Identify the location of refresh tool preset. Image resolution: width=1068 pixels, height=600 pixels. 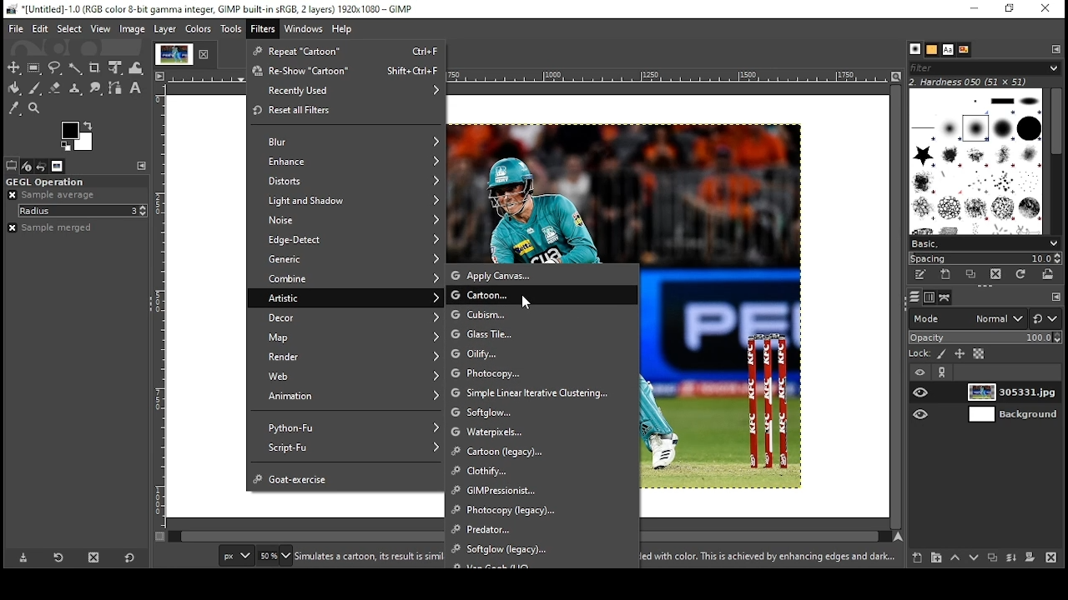
(59, 558).